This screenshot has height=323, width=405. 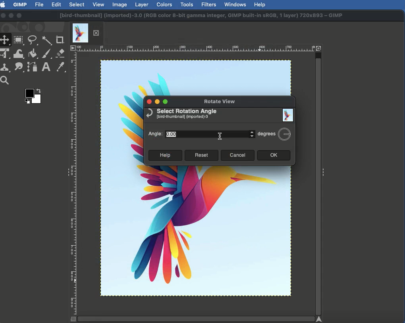 What do you see at coordinates (289, 115) in the screenshot?
I see `Image` at bounding box center [289, 115].